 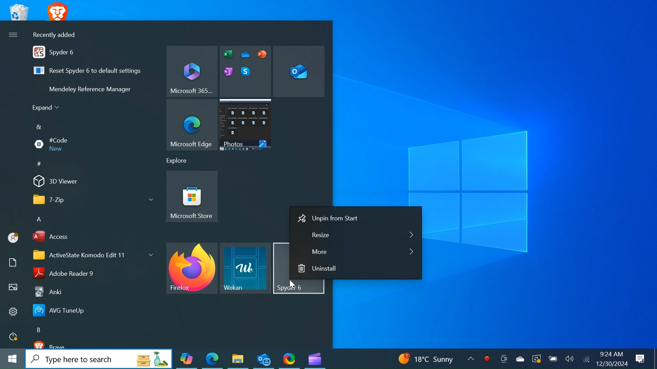 What do you see at coordinates (94, 71) in the screenshot?
I see `Reset Spyder to default settings` at bounding box center [94, 71].